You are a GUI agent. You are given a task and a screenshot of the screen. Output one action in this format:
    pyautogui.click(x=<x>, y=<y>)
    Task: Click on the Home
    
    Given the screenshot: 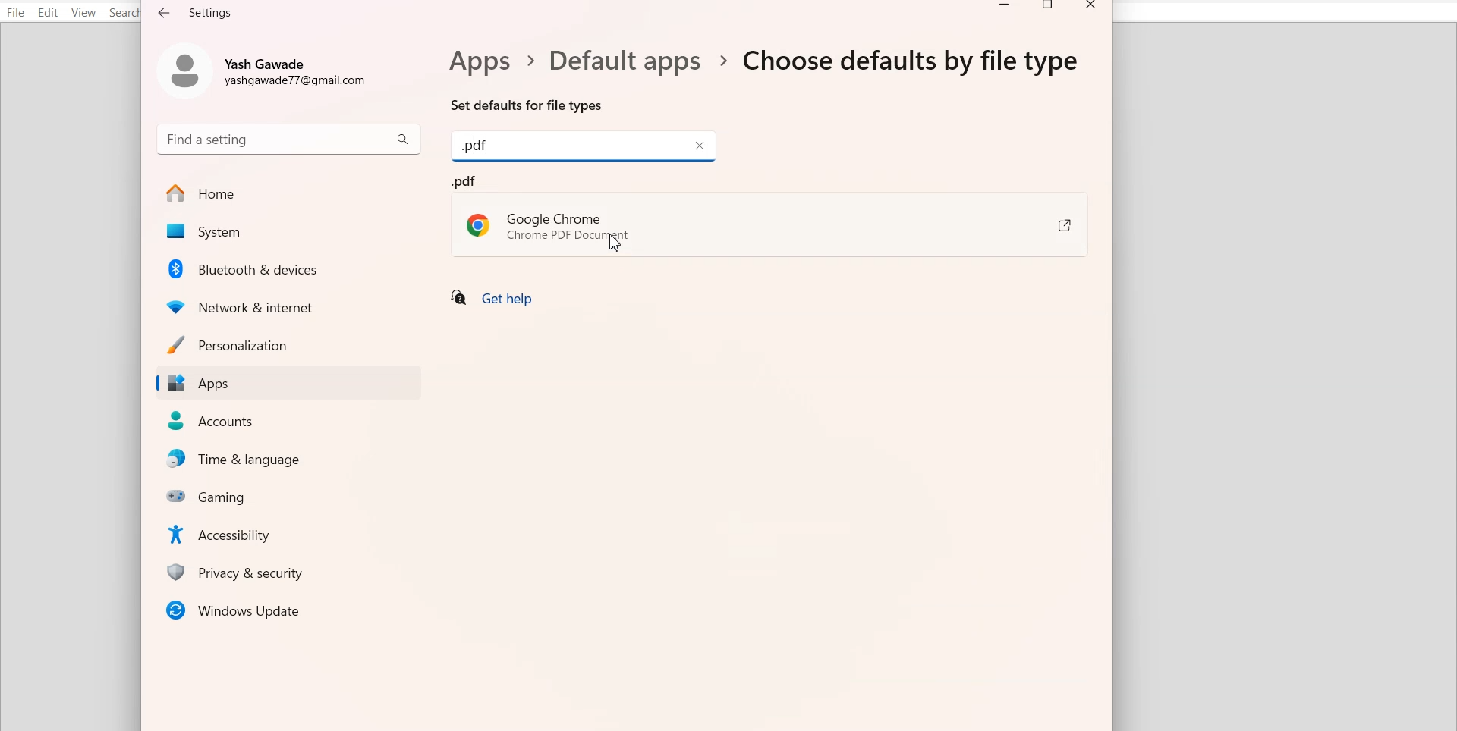 What is the action you would take?
    pyautogui.click(x=288, y=193)
    